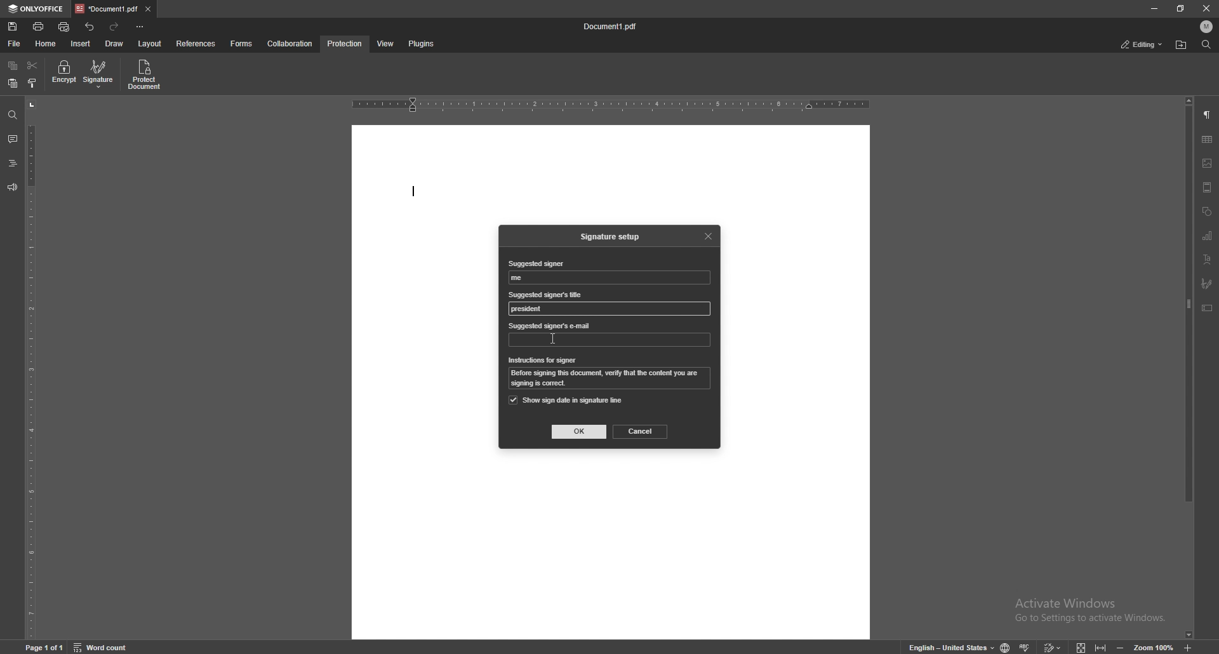 The height and width of the screenshot is (654, 1219). I want to click on file, so click(15, 44).